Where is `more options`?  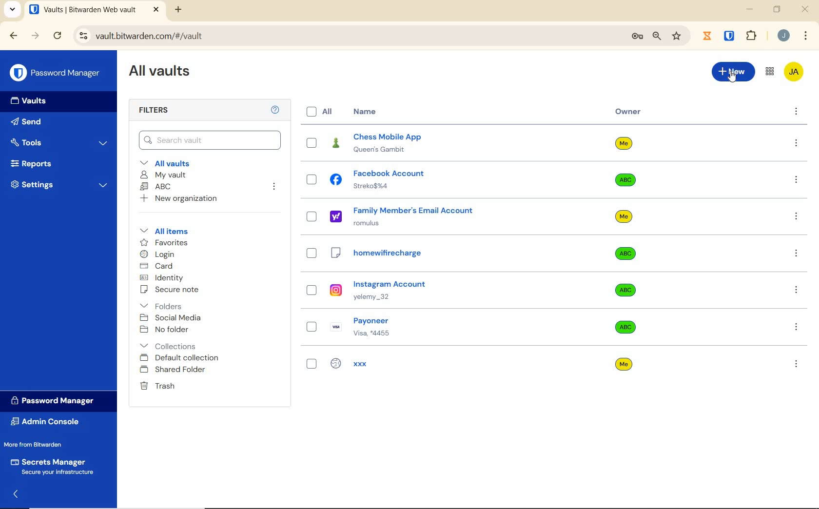 more options is located at coordinates (796, 254).